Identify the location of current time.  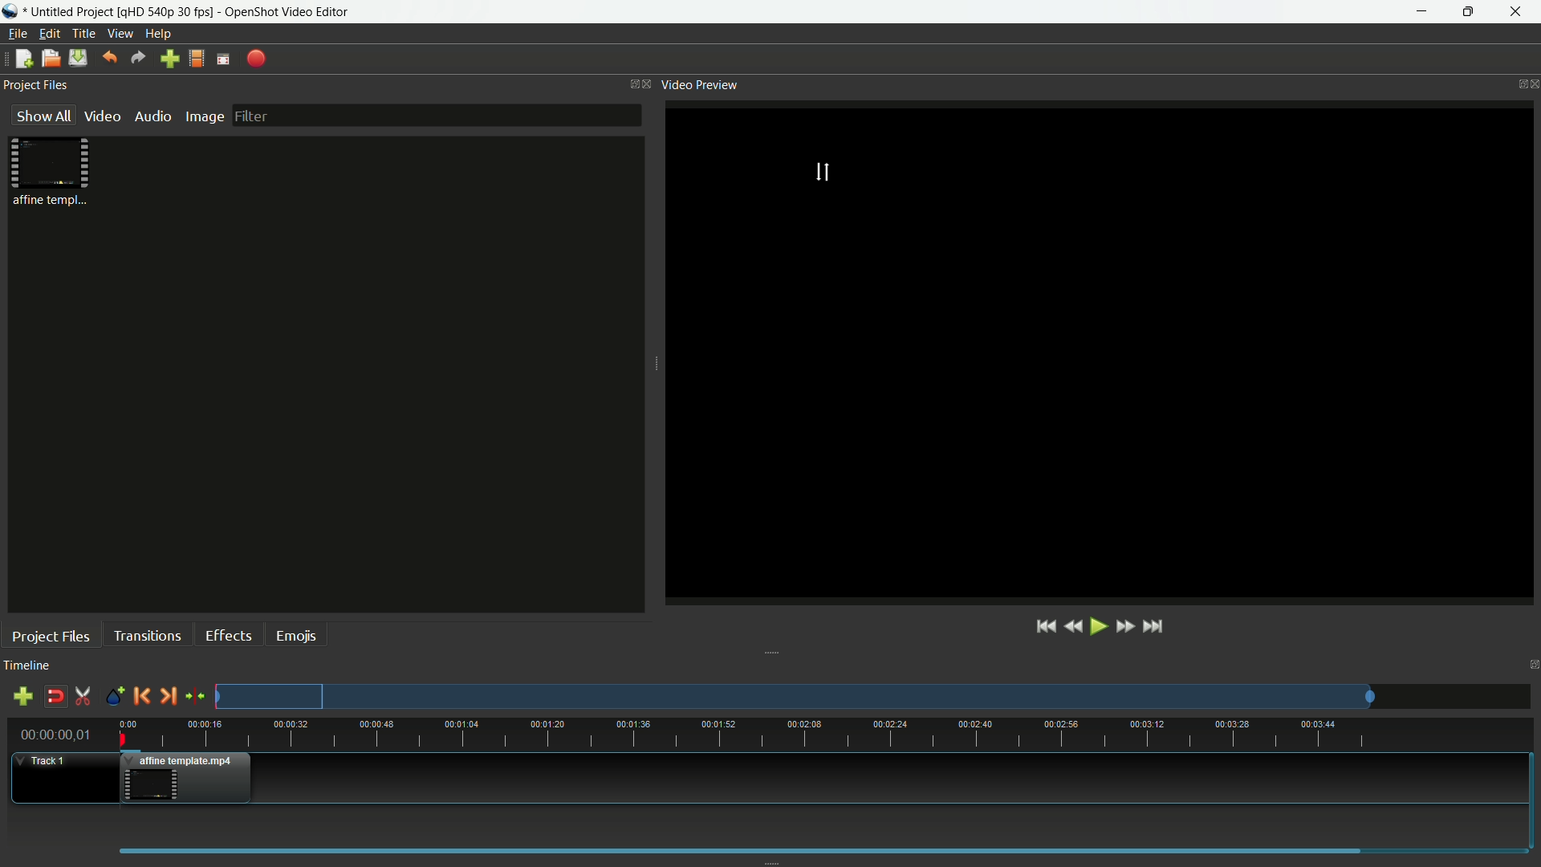
(54, 735).